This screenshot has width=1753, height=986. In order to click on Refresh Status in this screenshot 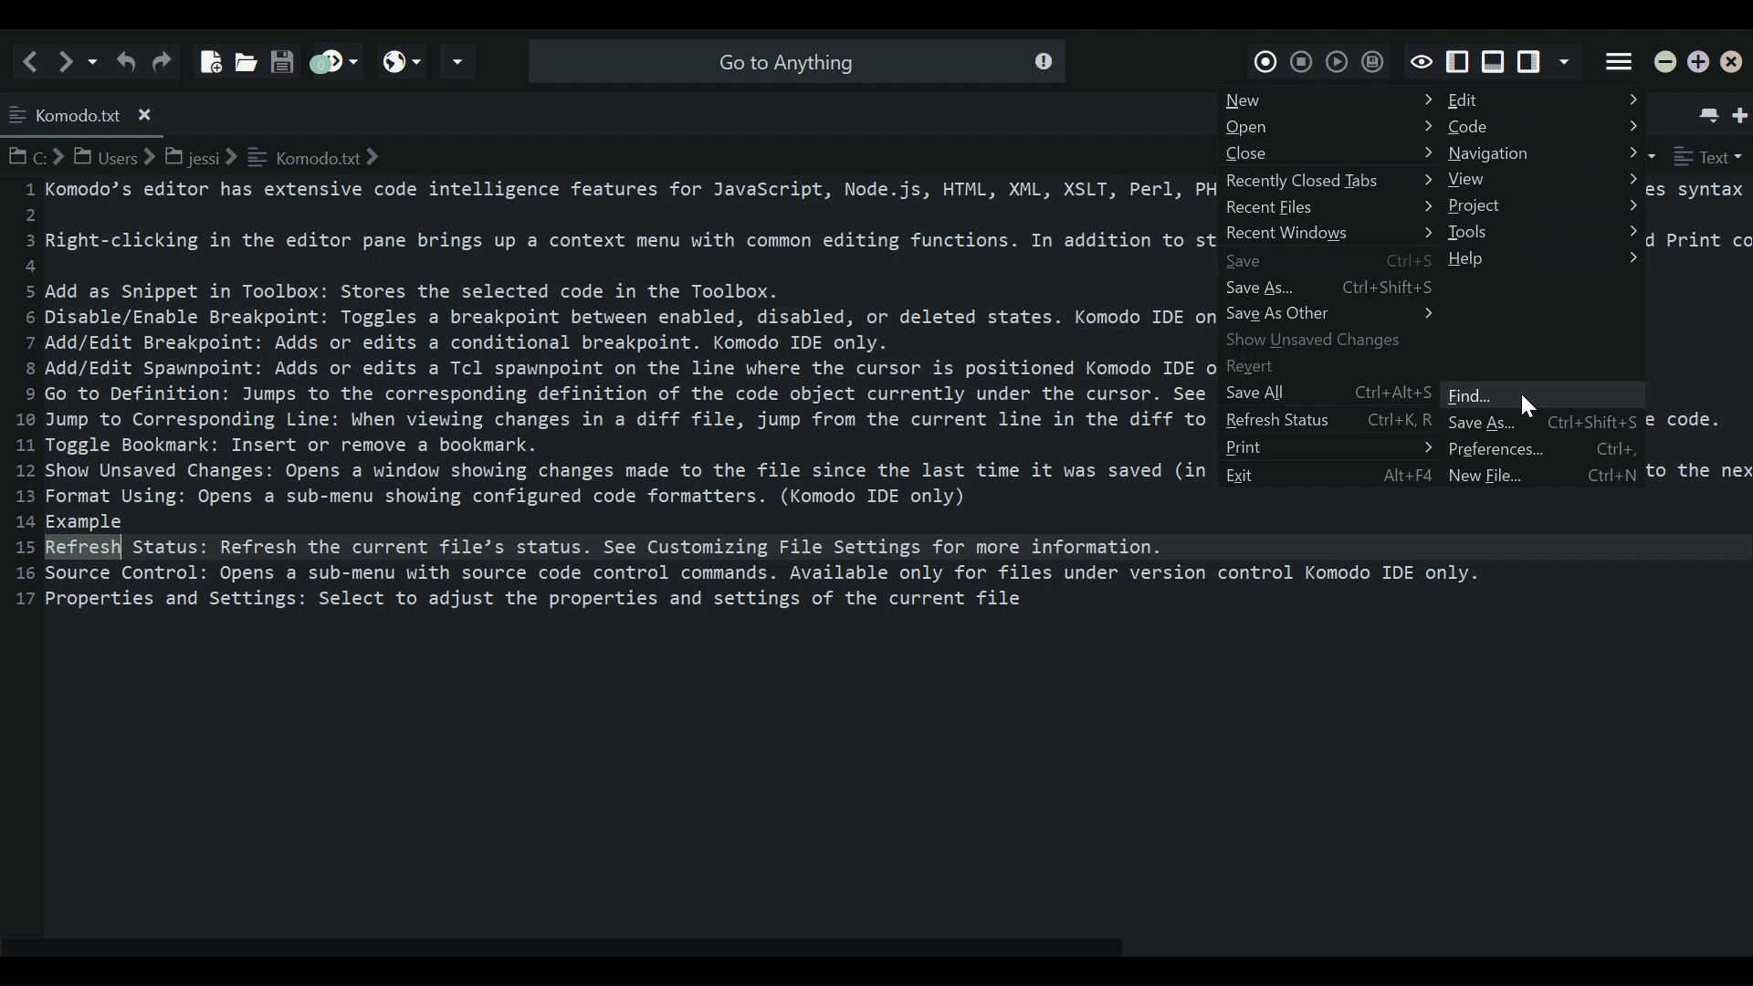, I will do `click(1328, 421)`.